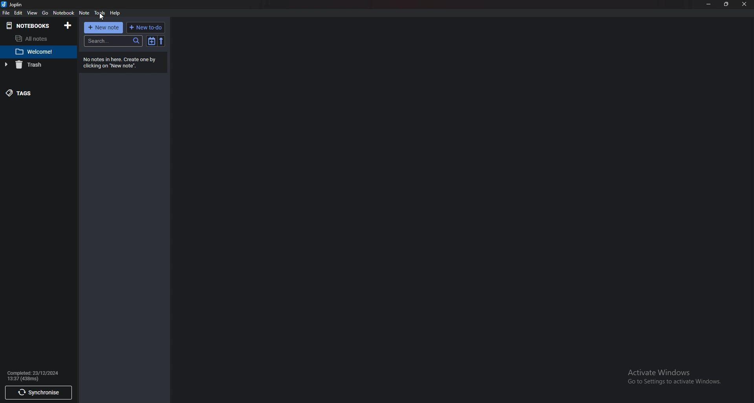 Image resolution: width=754 pixels, height=403 pixels. I want to click on Welcome, so click(35, 52).